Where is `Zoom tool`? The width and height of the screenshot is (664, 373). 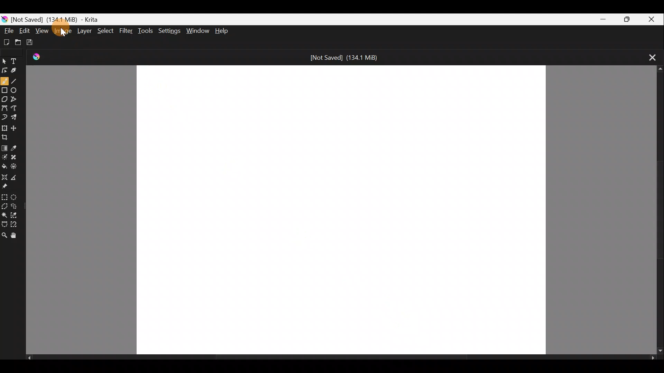 Zoom tool is located at coordinates (4, 236).